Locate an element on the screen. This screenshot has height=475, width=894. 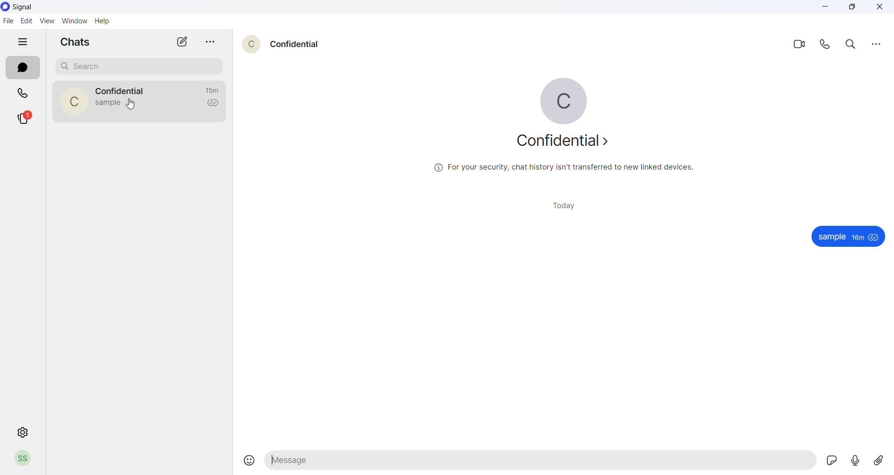
edit is located at coordinates (27, 20).